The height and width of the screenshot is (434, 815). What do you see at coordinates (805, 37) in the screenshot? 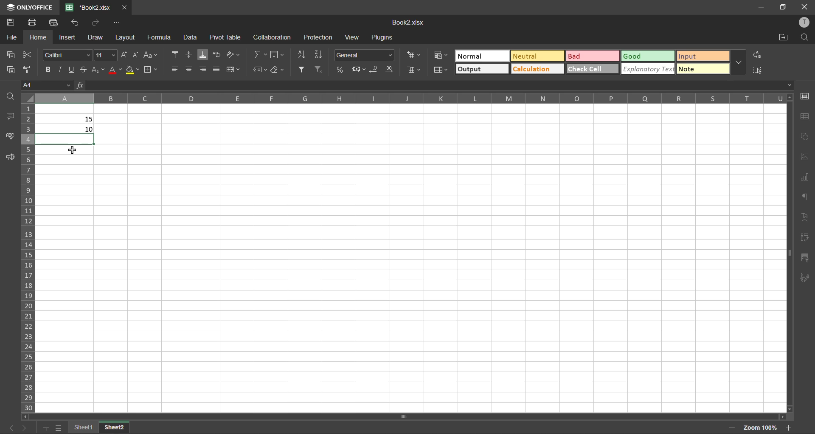
I see `find` at bounding box center [805, 37].